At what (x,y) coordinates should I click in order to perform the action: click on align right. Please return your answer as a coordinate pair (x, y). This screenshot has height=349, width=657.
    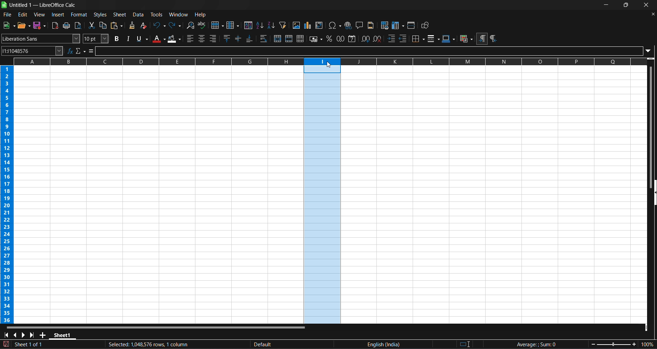
    Looking at the image, I should click on (214, 38).